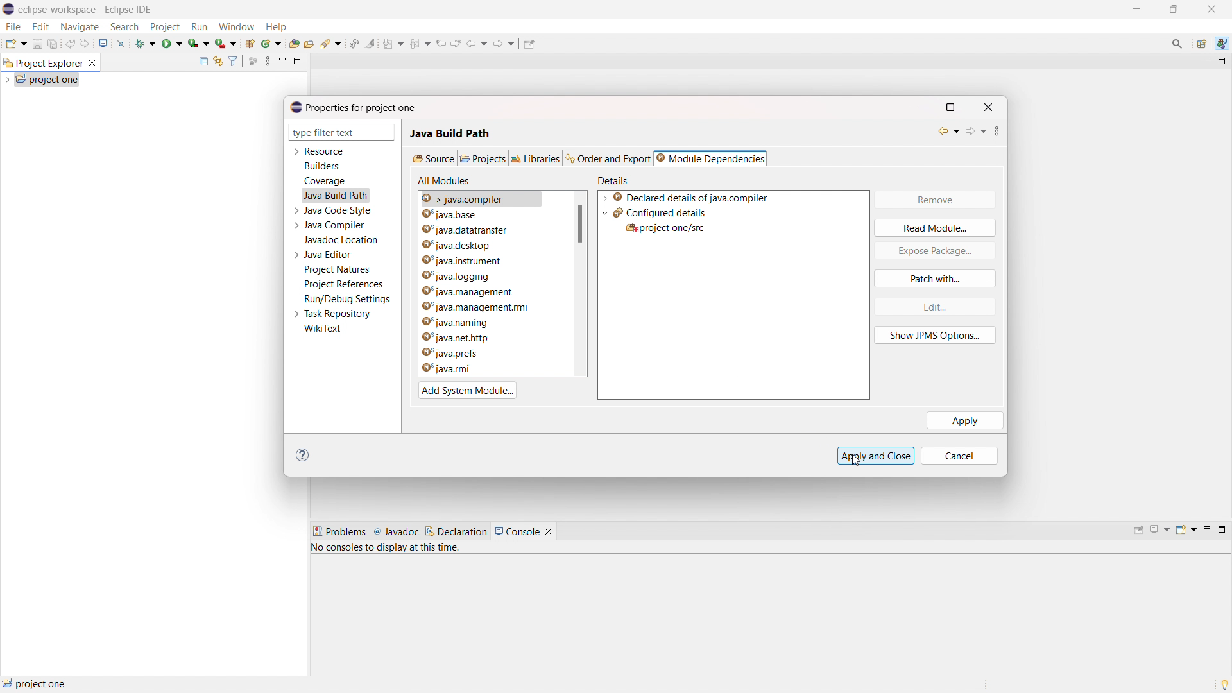 The image size is (1232, 693). I want to click on problems, so click(339, 532).